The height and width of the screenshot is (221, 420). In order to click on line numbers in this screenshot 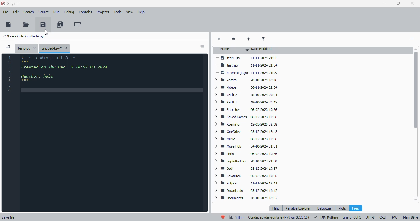, I will do `click(10, 74)`.